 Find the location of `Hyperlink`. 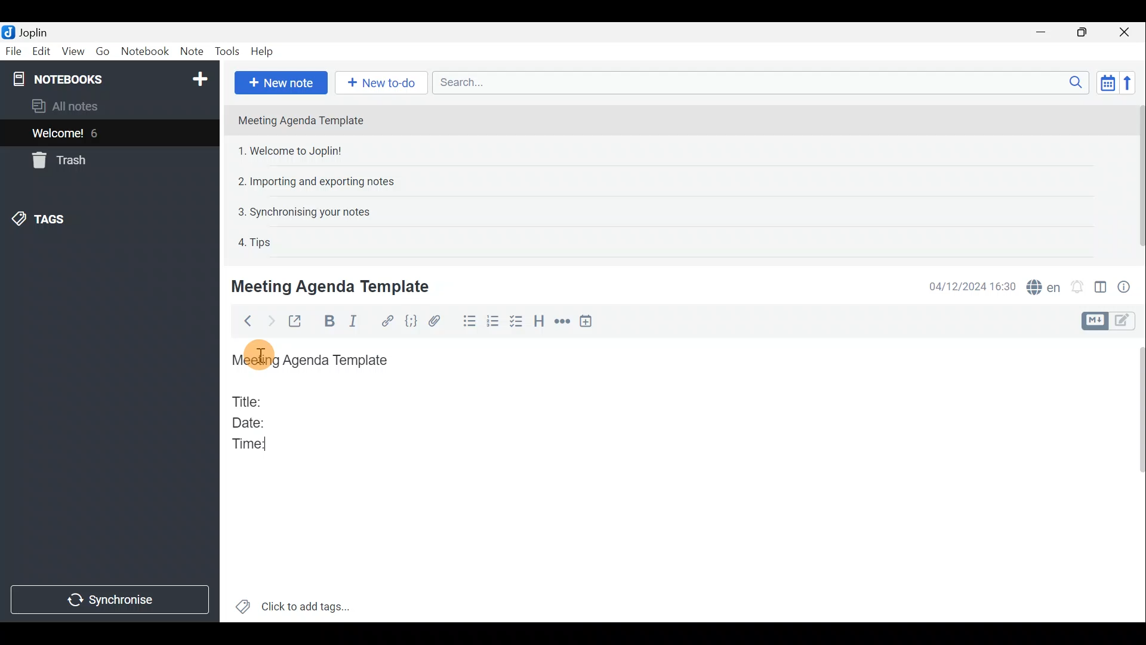

Hyperlink is located at coordinates (389, 321).